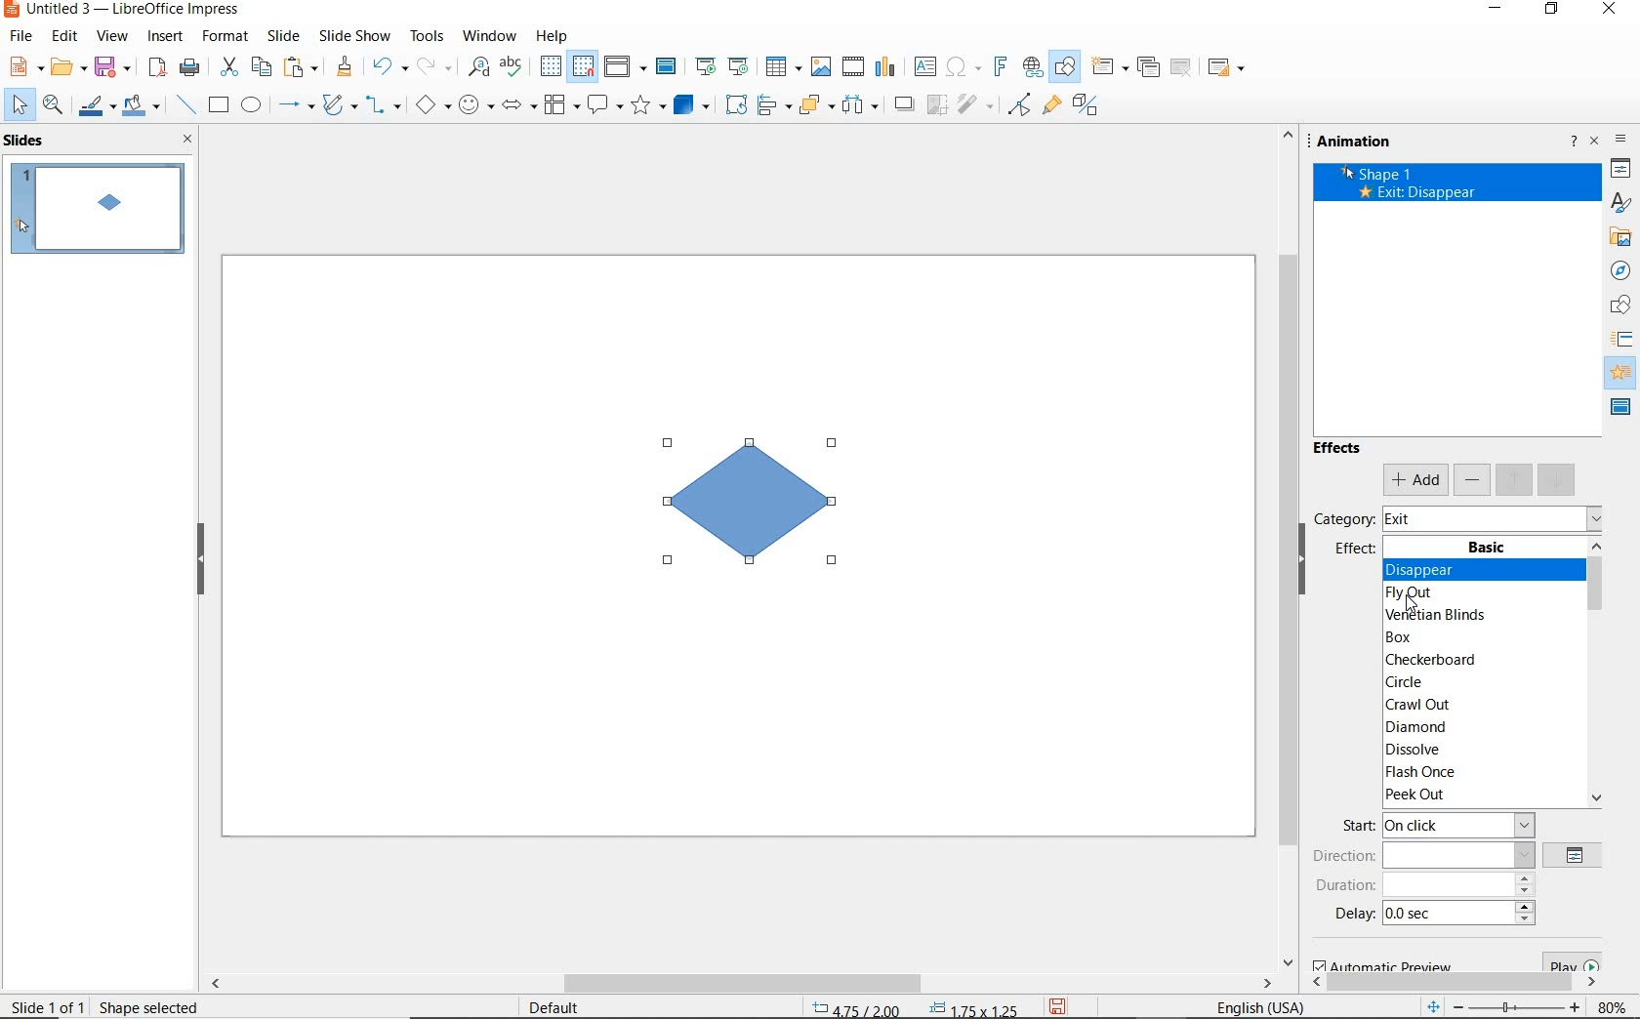 The height and width of the screenshot is (1019, 1640). What do you see at coordinates (1479, 796) in the screenshot?
I see `peek out` at bounding box center [1479, 796].